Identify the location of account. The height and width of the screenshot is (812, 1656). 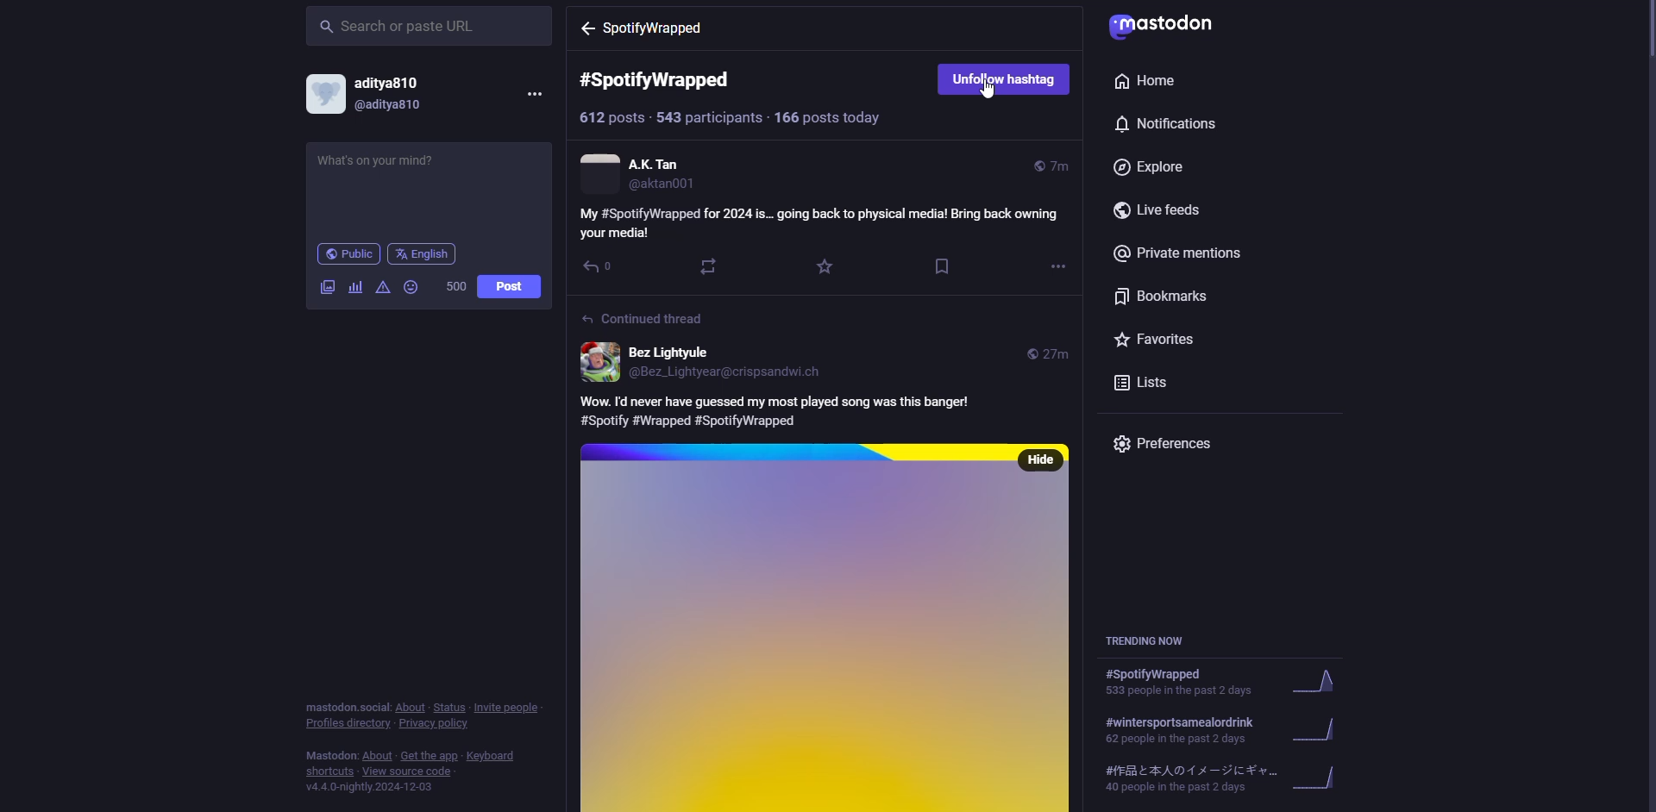
(709, 360).